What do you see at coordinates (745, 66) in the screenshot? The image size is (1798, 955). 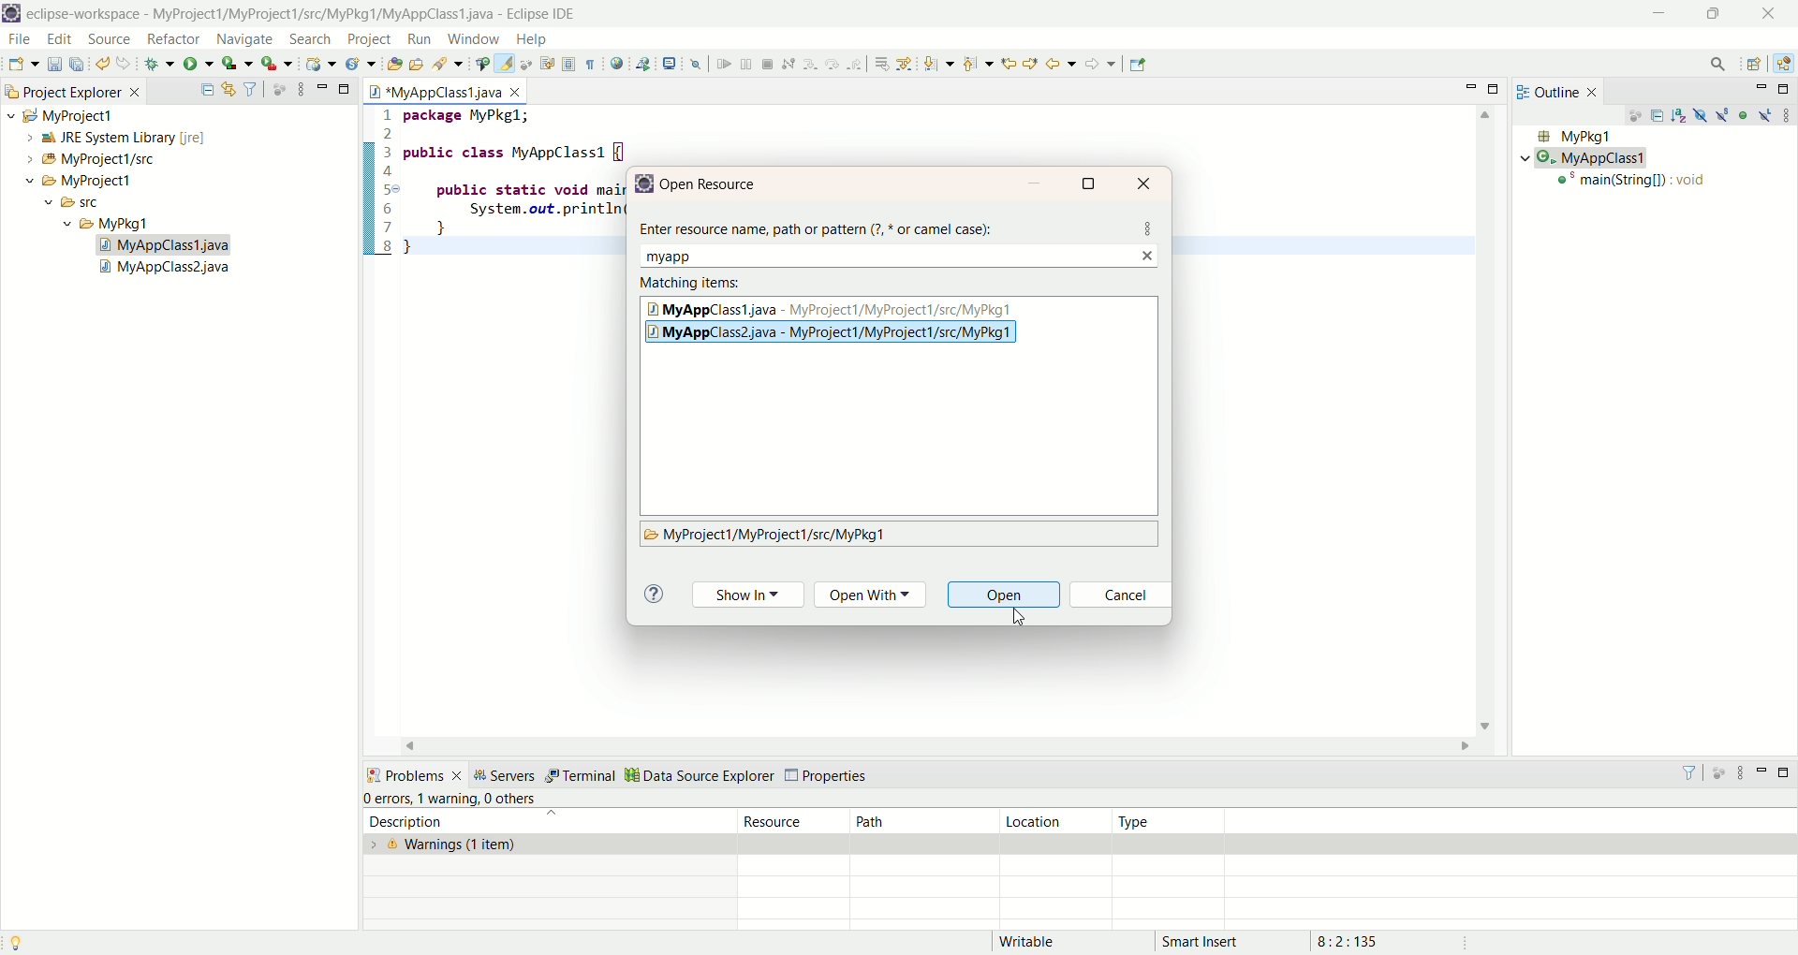 I see `suspend` at bounding box center [745, 66].